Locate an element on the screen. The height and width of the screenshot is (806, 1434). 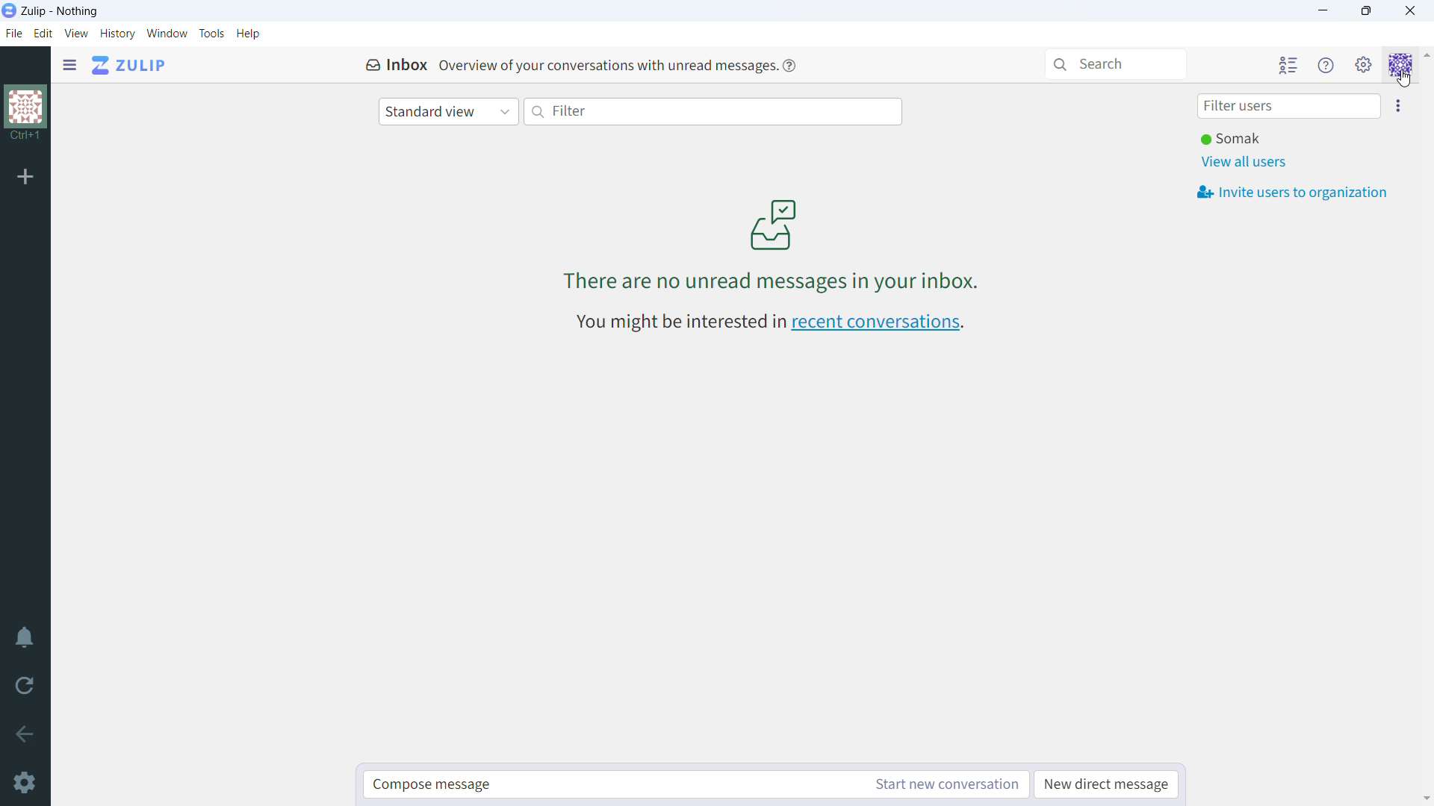
start new conversation is located at coordinates (943, 784).